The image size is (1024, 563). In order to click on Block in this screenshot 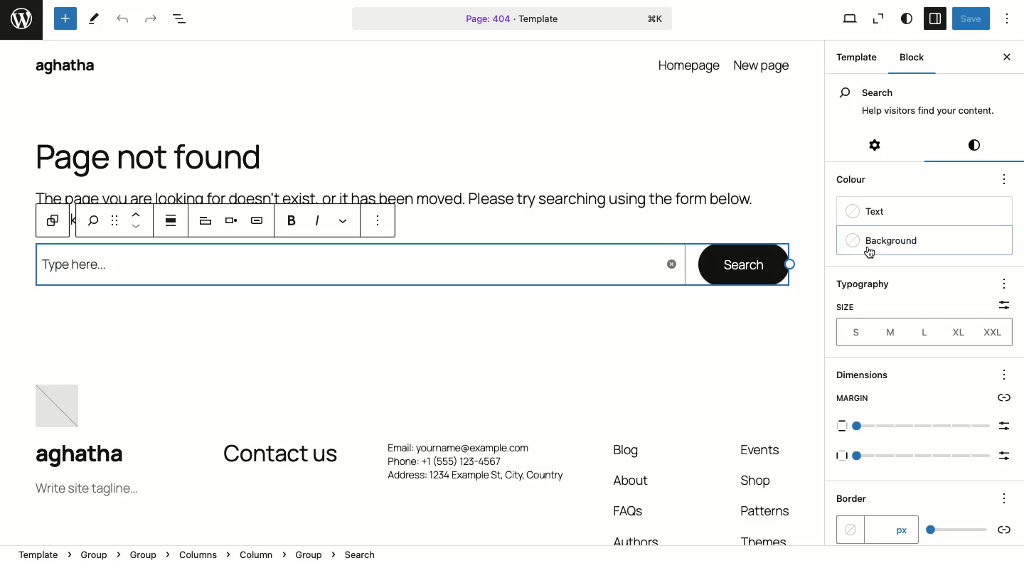, I will do `click(54, 220)`.